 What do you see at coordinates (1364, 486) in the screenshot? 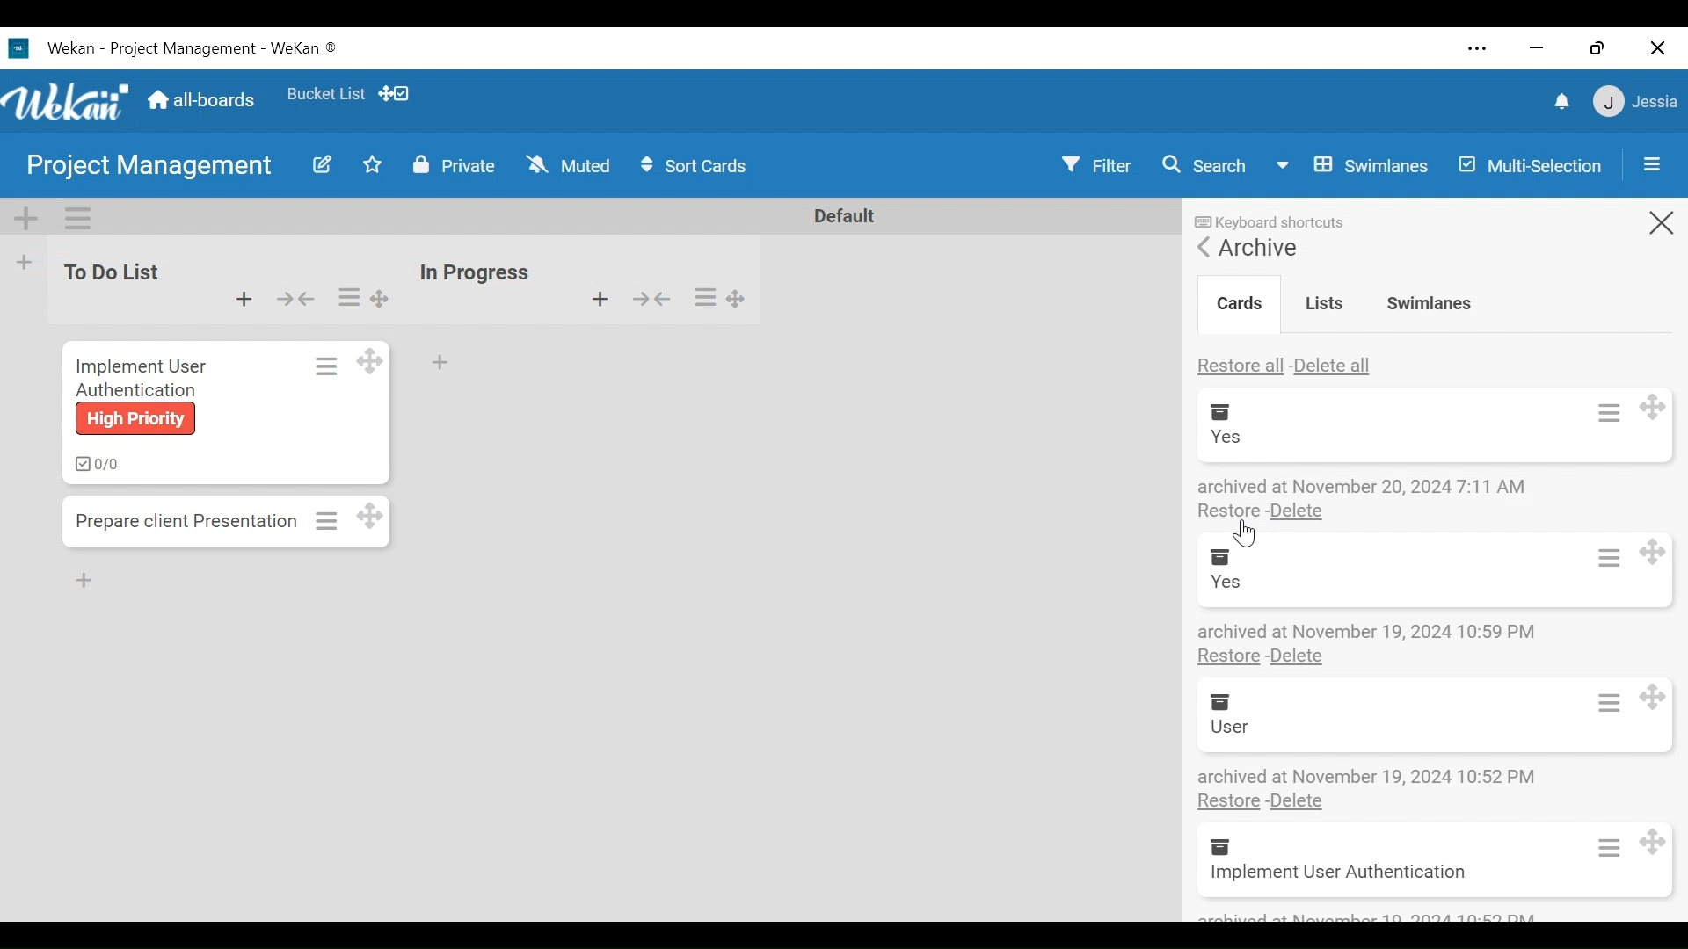
I see `archive details` at bounding box center [1364, 486].